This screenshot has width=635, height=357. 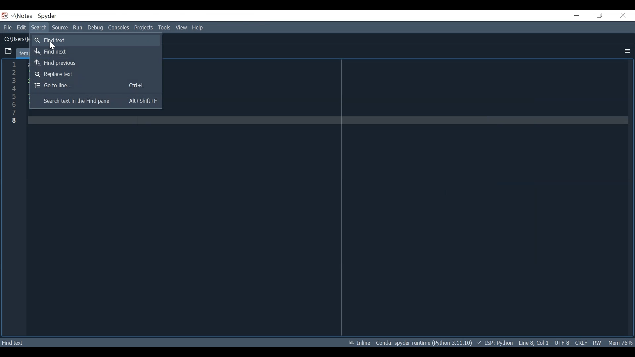 What do you see at coordinates (6, 27) in the screenshot?
I see `File` at bounding box center [6, 27].